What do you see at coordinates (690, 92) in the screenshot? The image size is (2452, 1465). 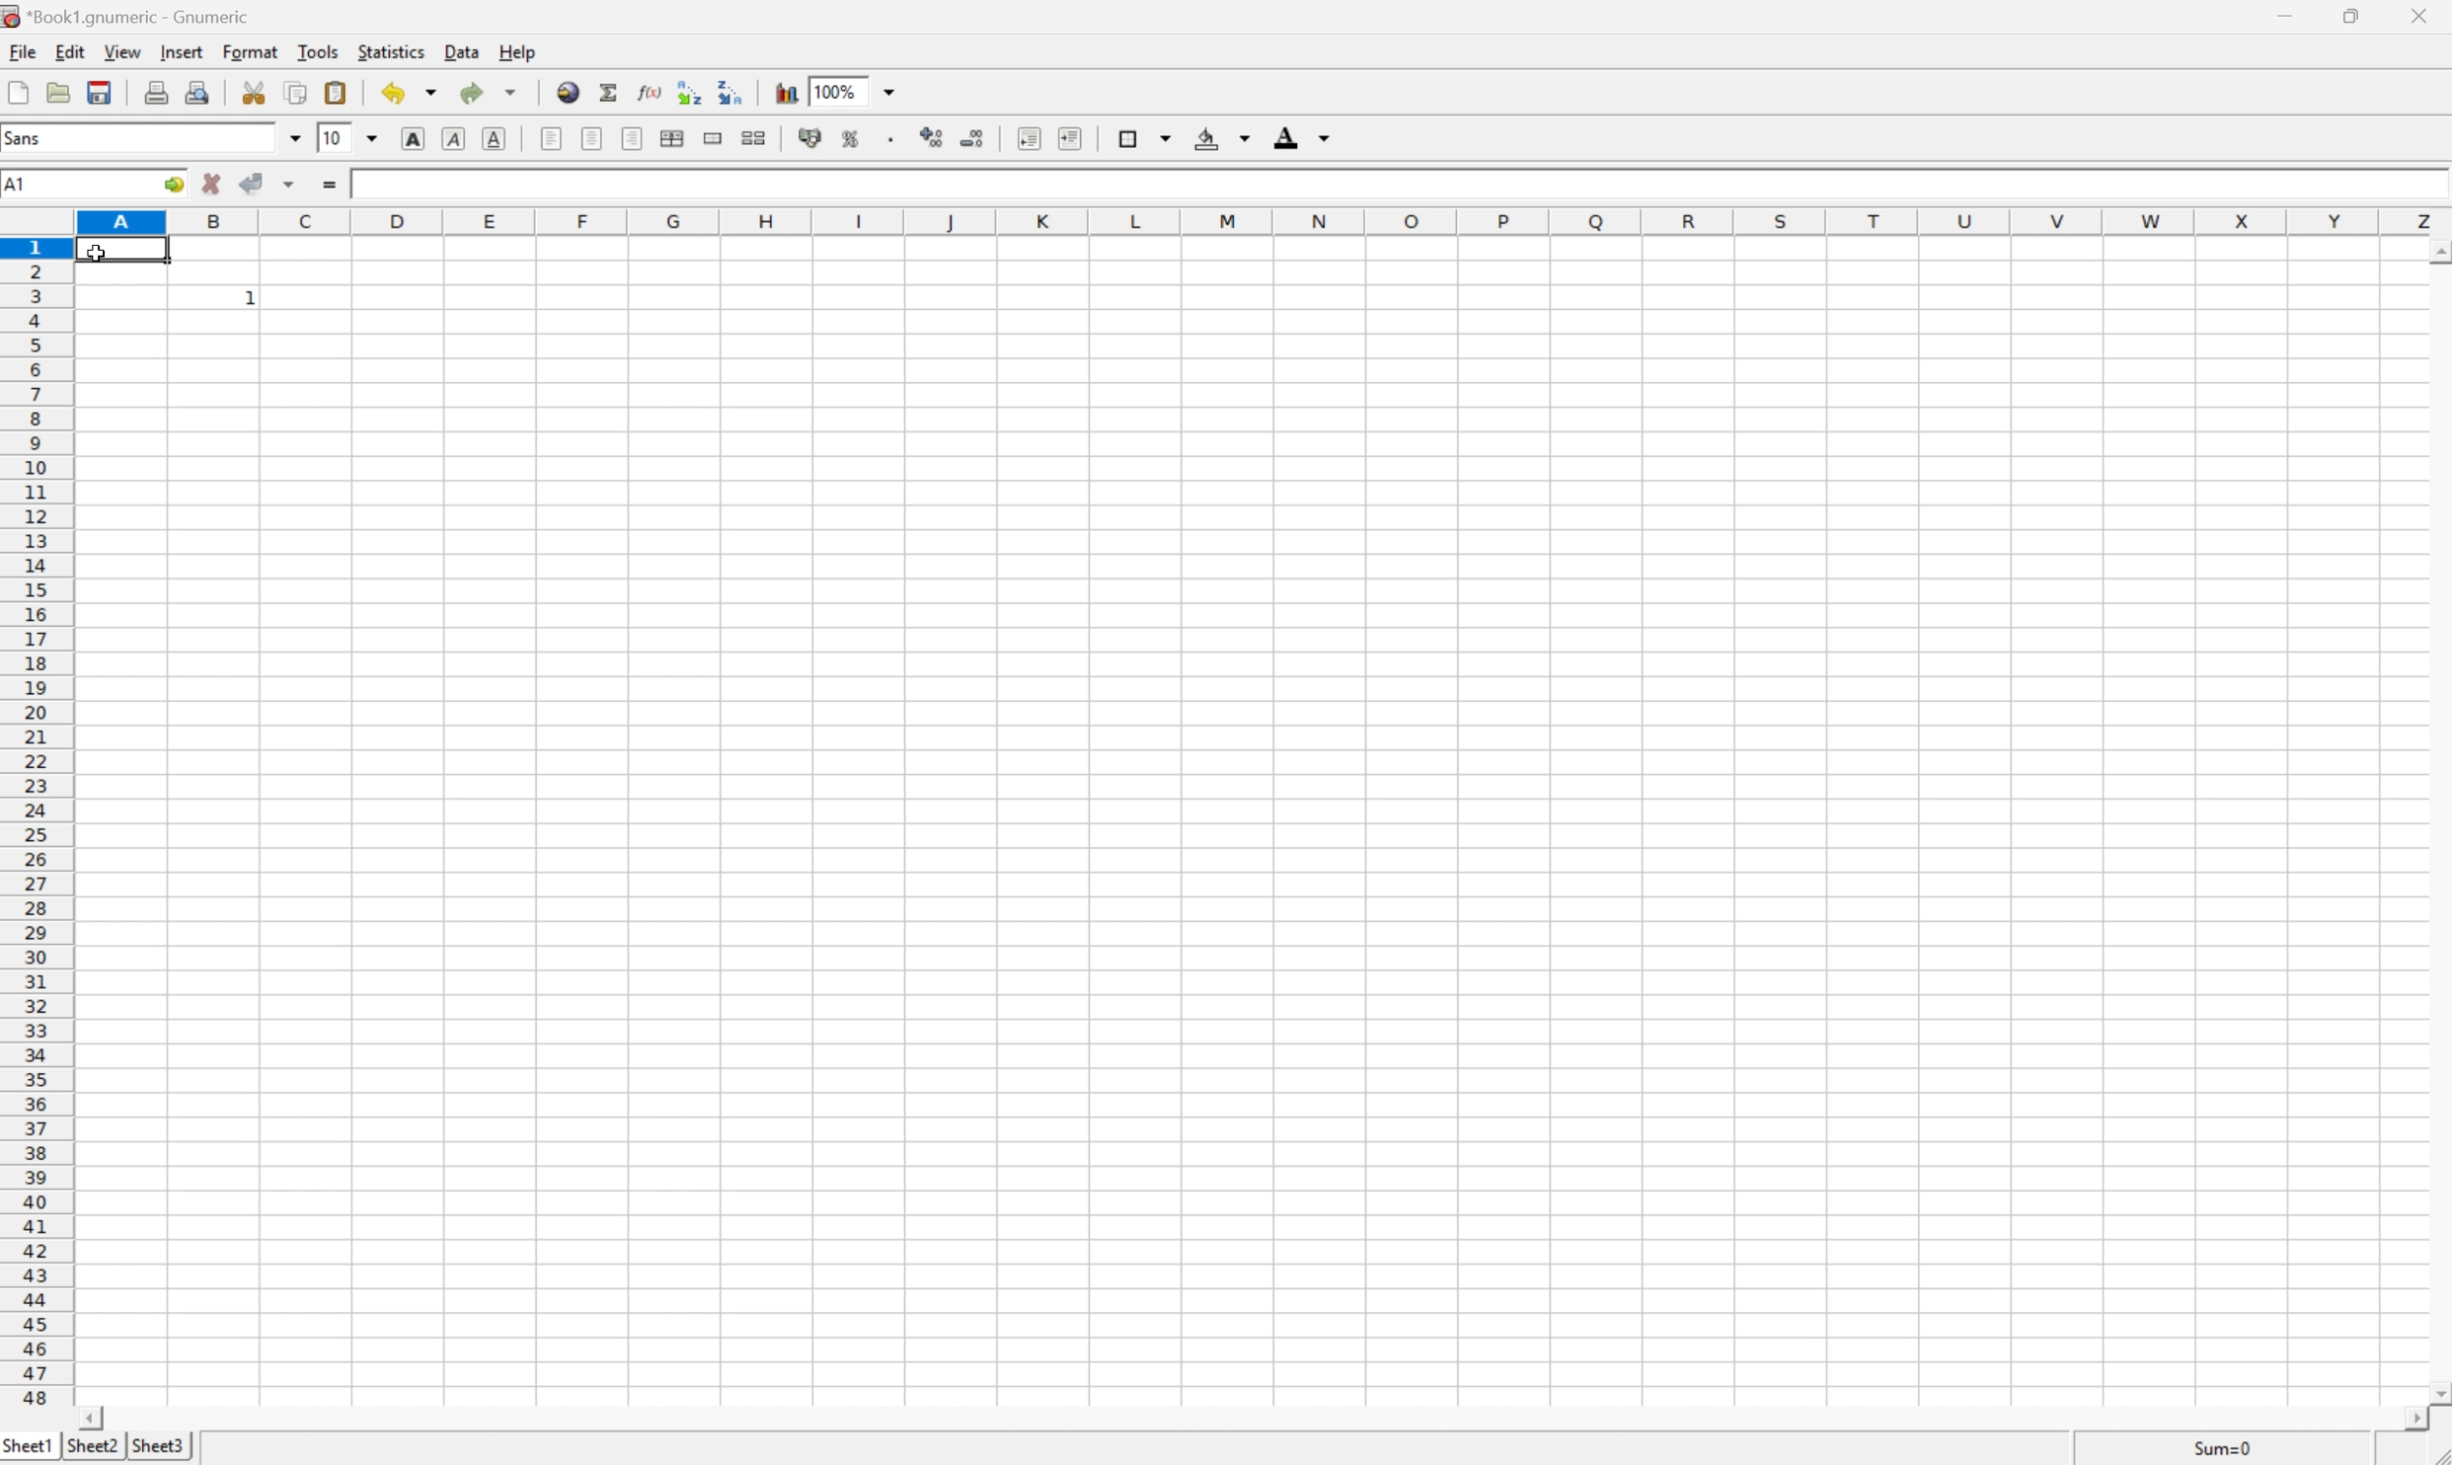 I see `sort the selected region in ascending order based on the first column selected` at bounding box center [690, 92].